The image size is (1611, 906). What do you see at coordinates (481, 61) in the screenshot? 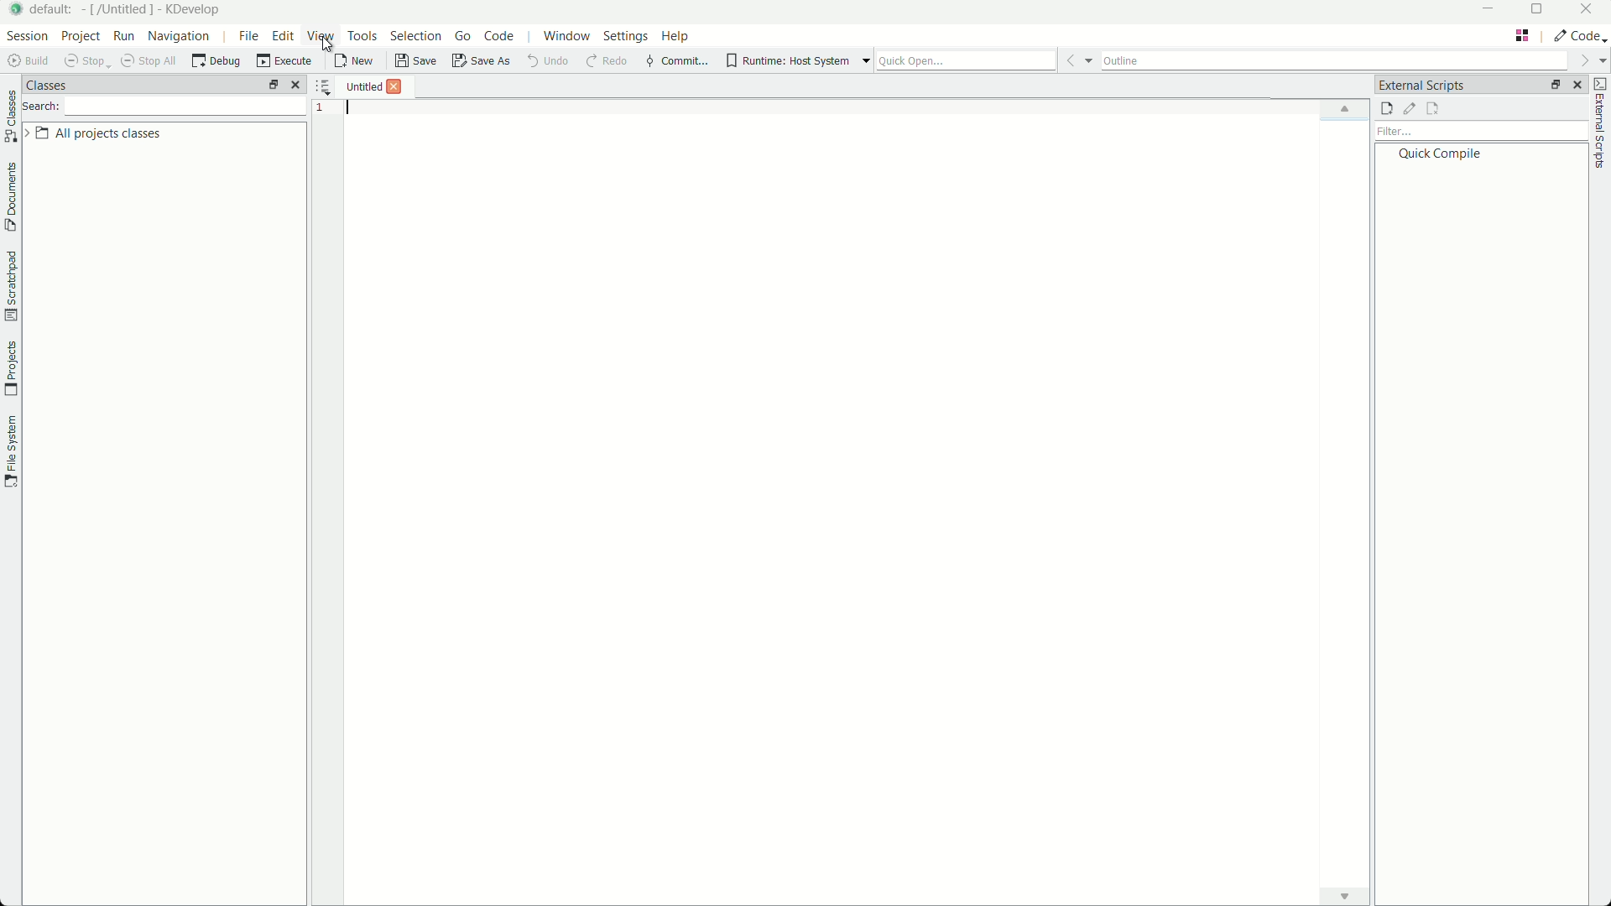
I see `save as` at bounding box center [481, 61].